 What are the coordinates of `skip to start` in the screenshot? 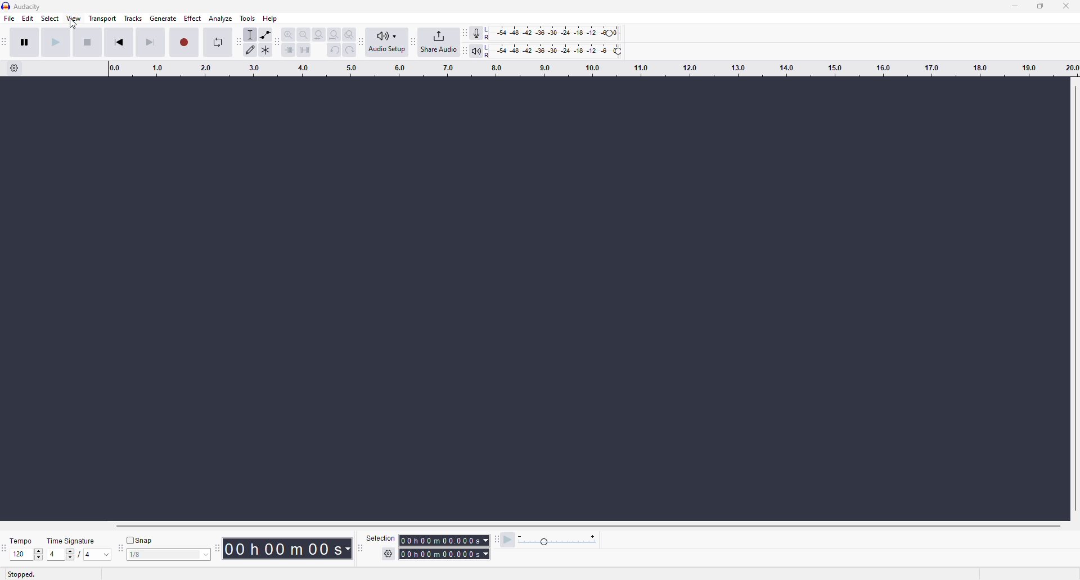 It's located at (119, 42).